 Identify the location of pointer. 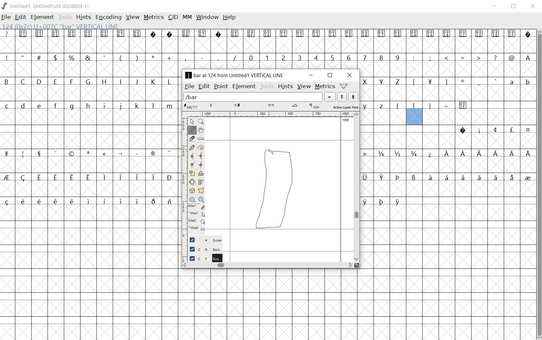
(191, 122).